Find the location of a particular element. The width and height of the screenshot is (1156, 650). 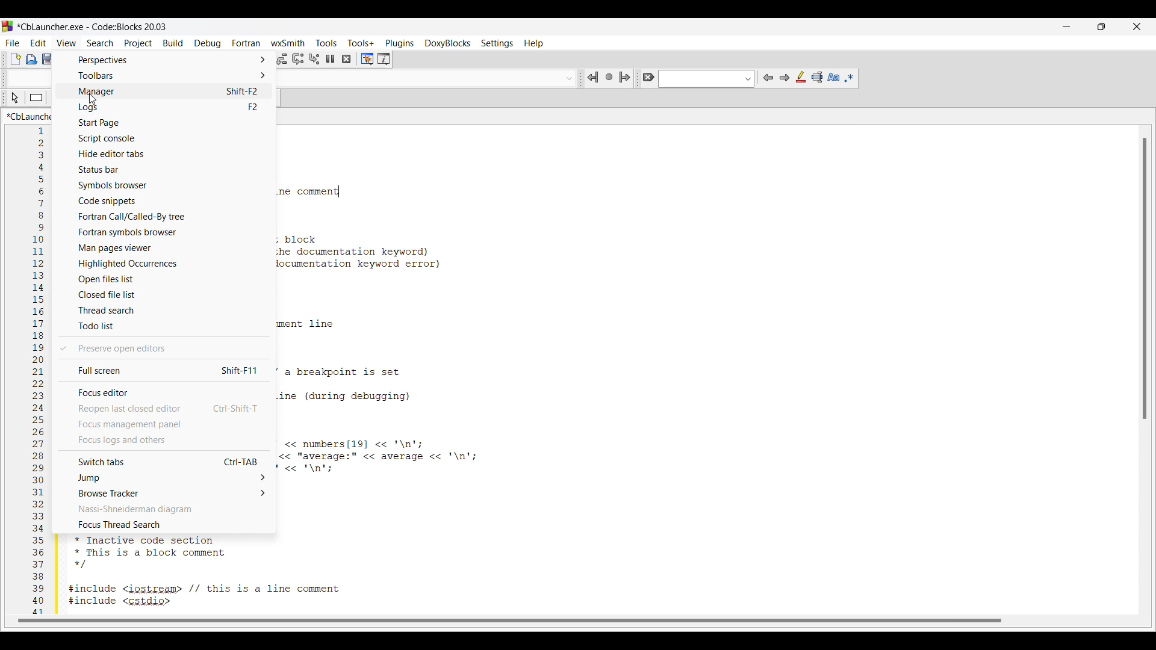

Software logo is located at coordinates (8, 26).